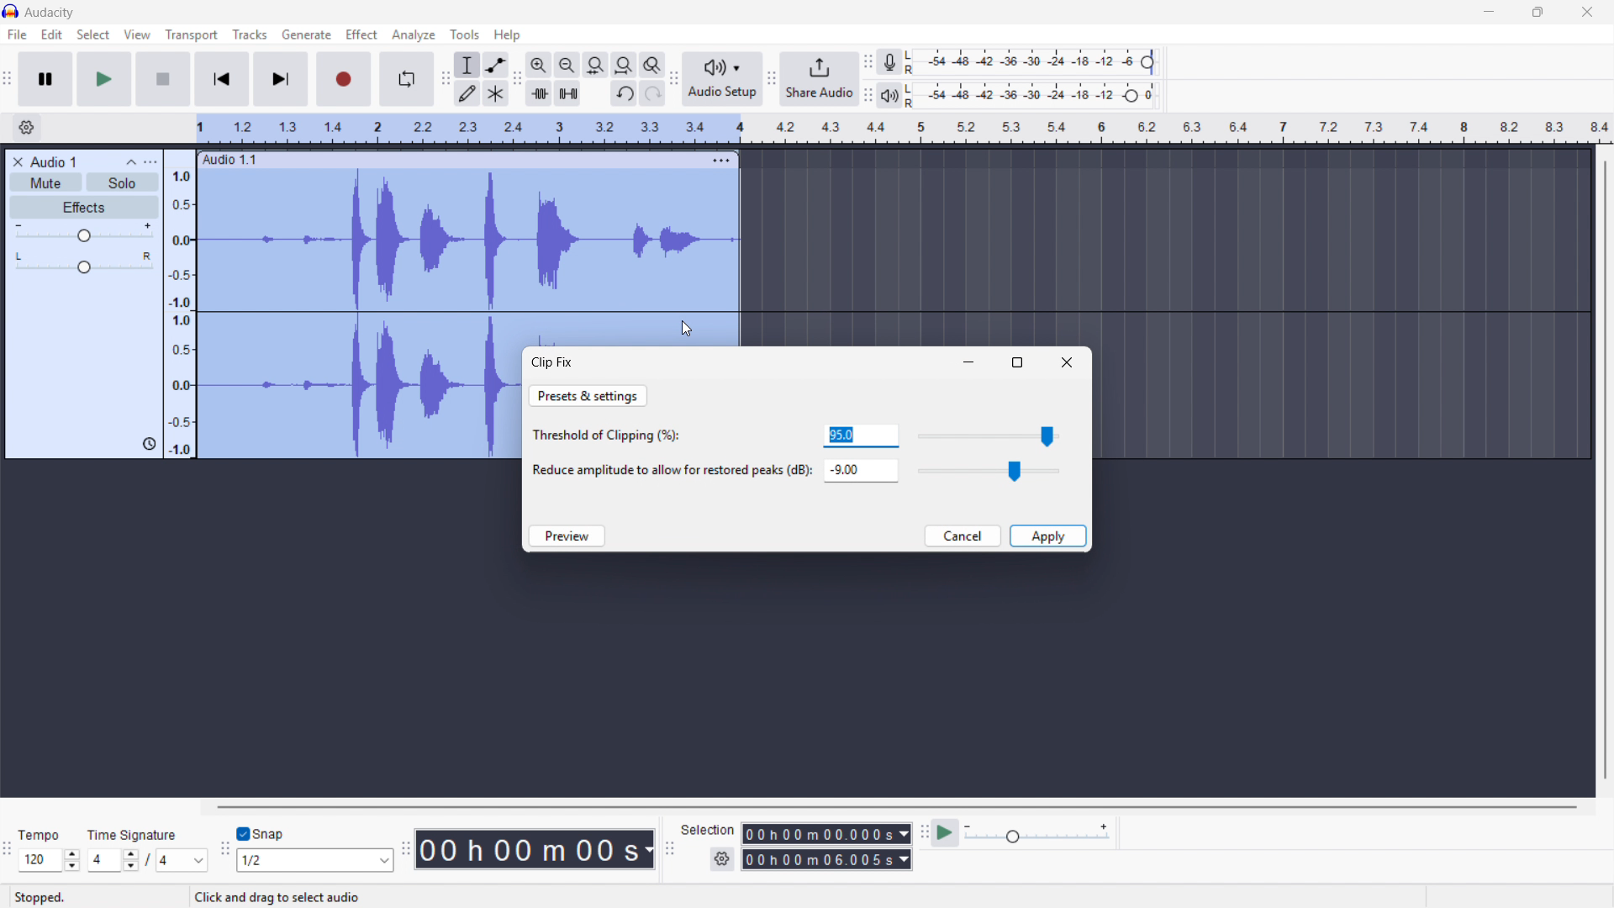  Describe the element at coordinates (314, 860) in the screenshot. I see `Set snapping` at that location.